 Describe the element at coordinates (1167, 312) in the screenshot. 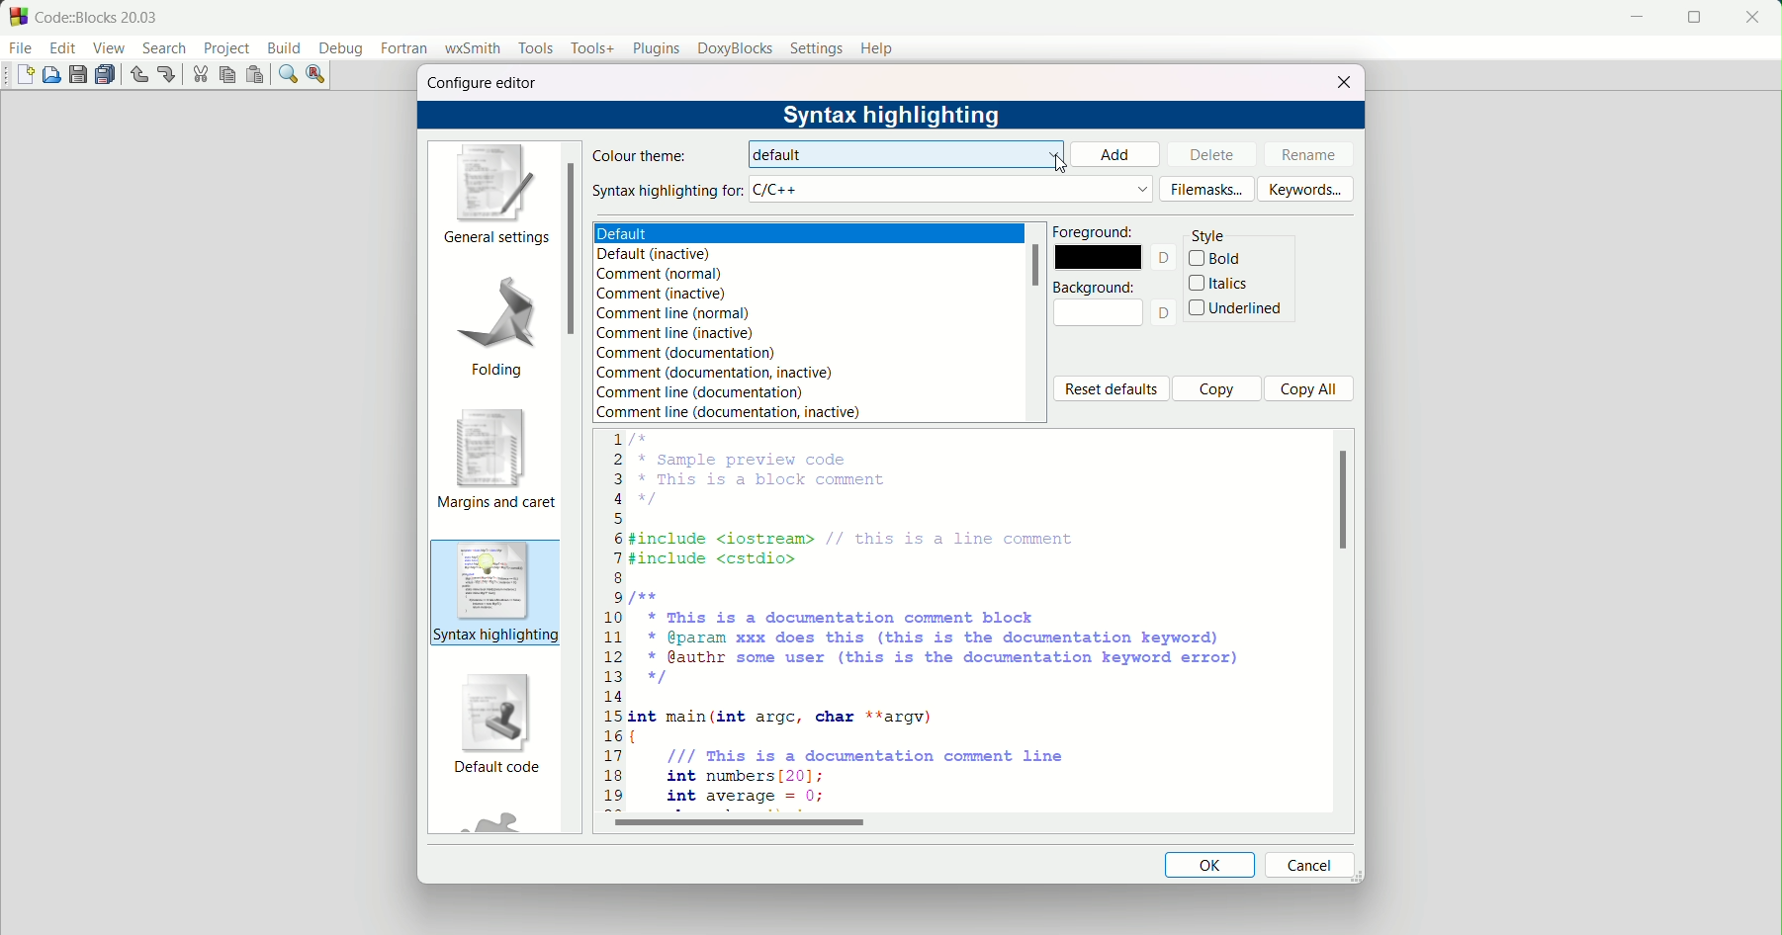

I see `text` at that location.